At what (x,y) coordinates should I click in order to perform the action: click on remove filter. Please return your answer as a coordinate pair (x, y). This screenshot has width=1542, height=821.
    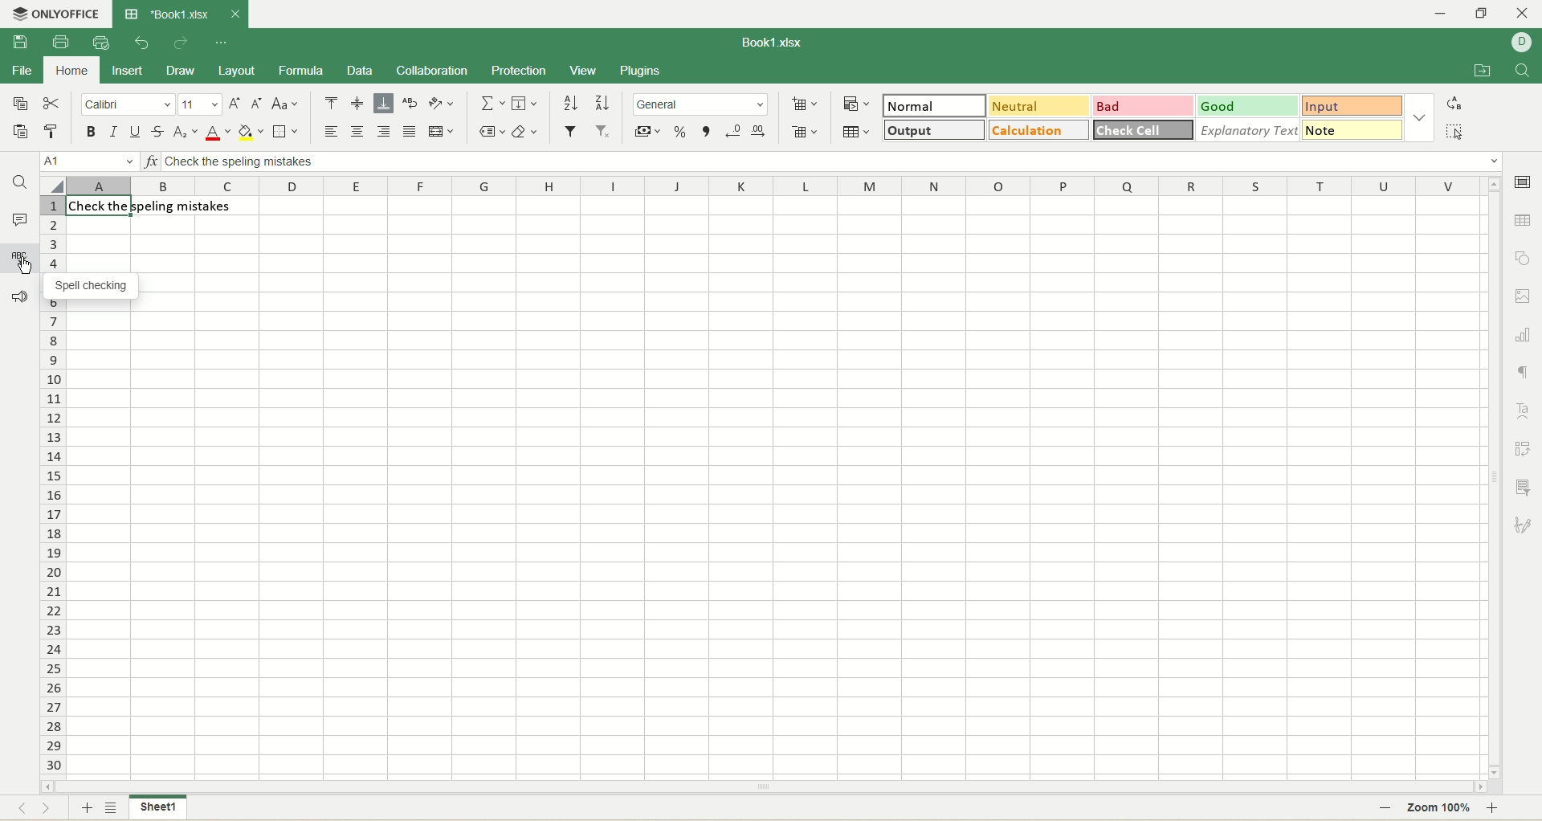
    Looking at the image, I should click on (600, 132).